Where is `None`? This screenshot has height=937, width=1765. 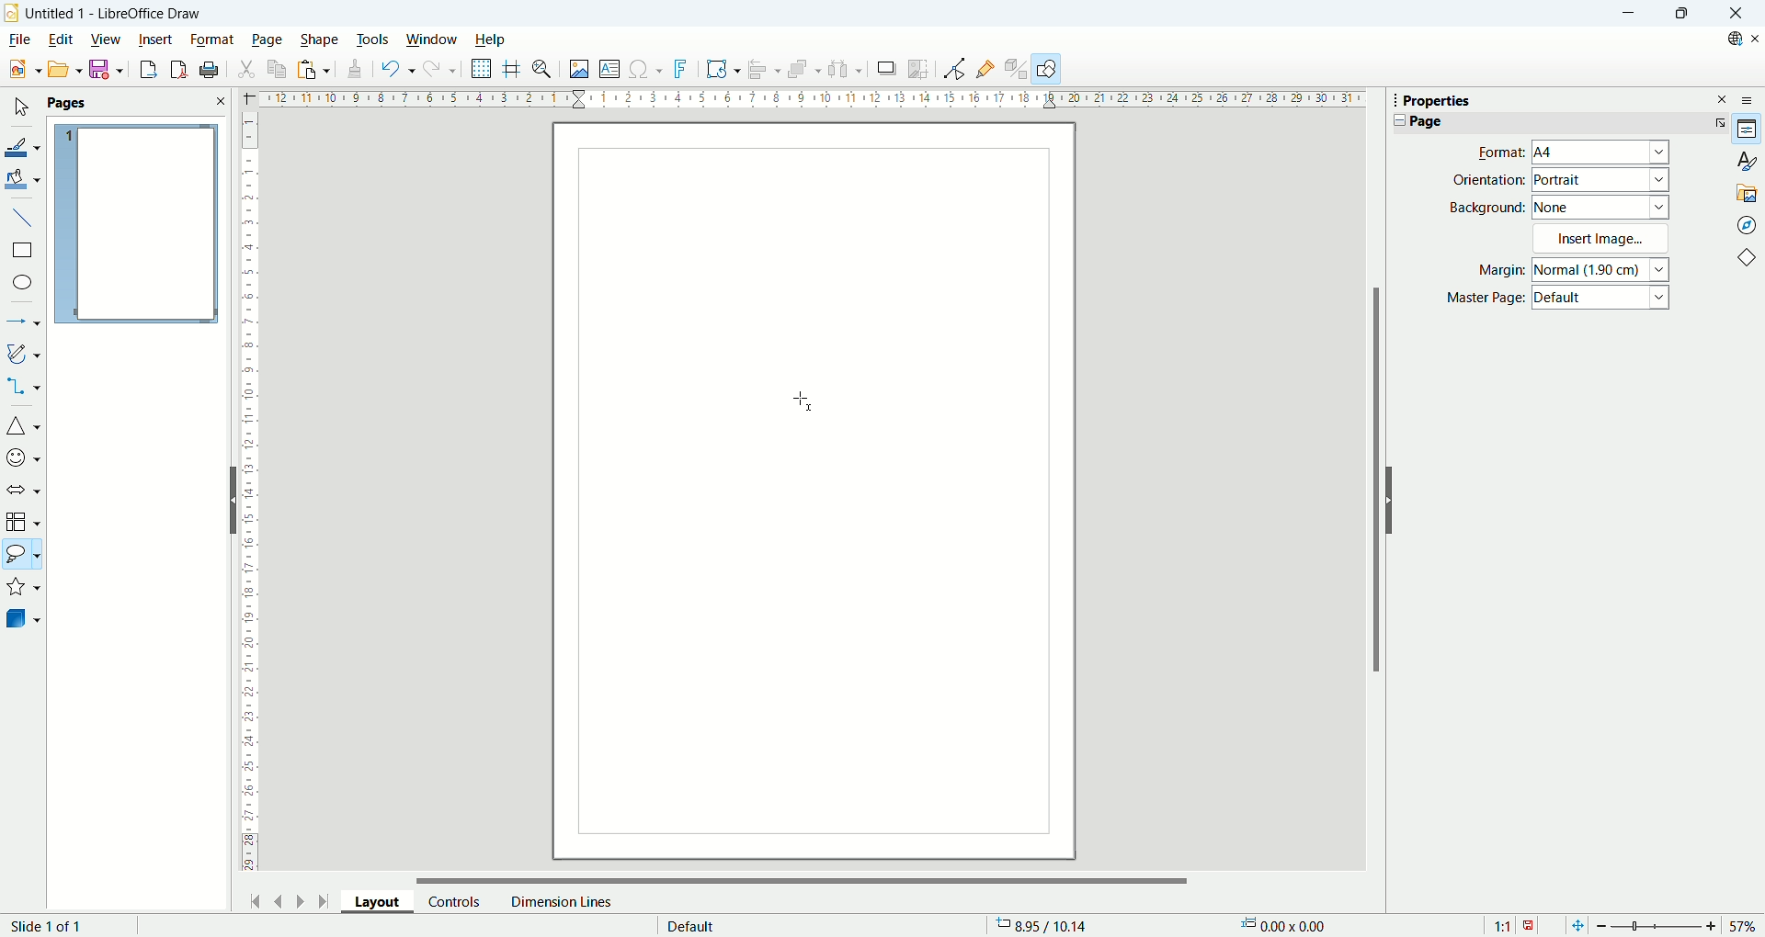
None is located at coordinates (1601, 206).